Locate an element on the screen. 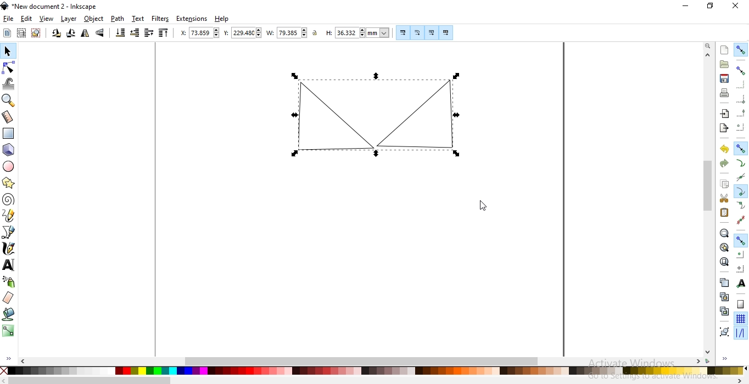 The image size is (749, 384). move patterns along with objects is located at coordinates (446, 32).